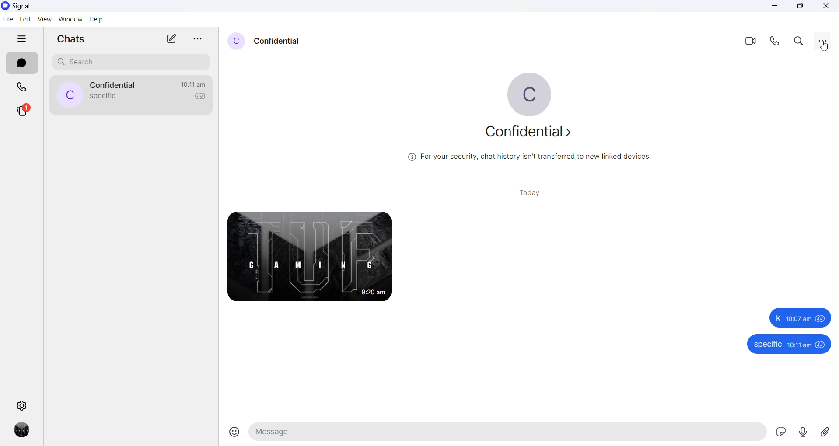  Describe the element at coordinates (822, 319) in the screenshot. I see `seen` at that location.